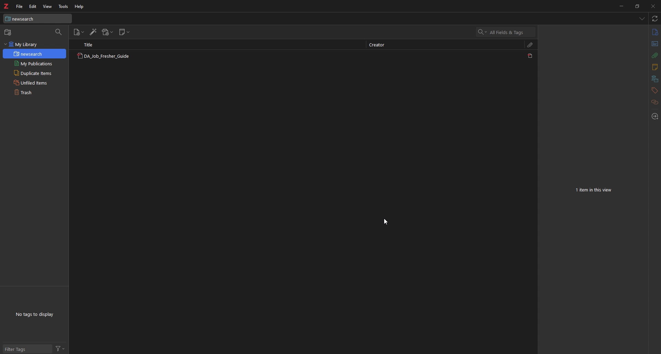 The width and height of the screenshot is (661, 354). Describe the element at coordinates (654, 67) in the screenshot. I see `note` at that location.